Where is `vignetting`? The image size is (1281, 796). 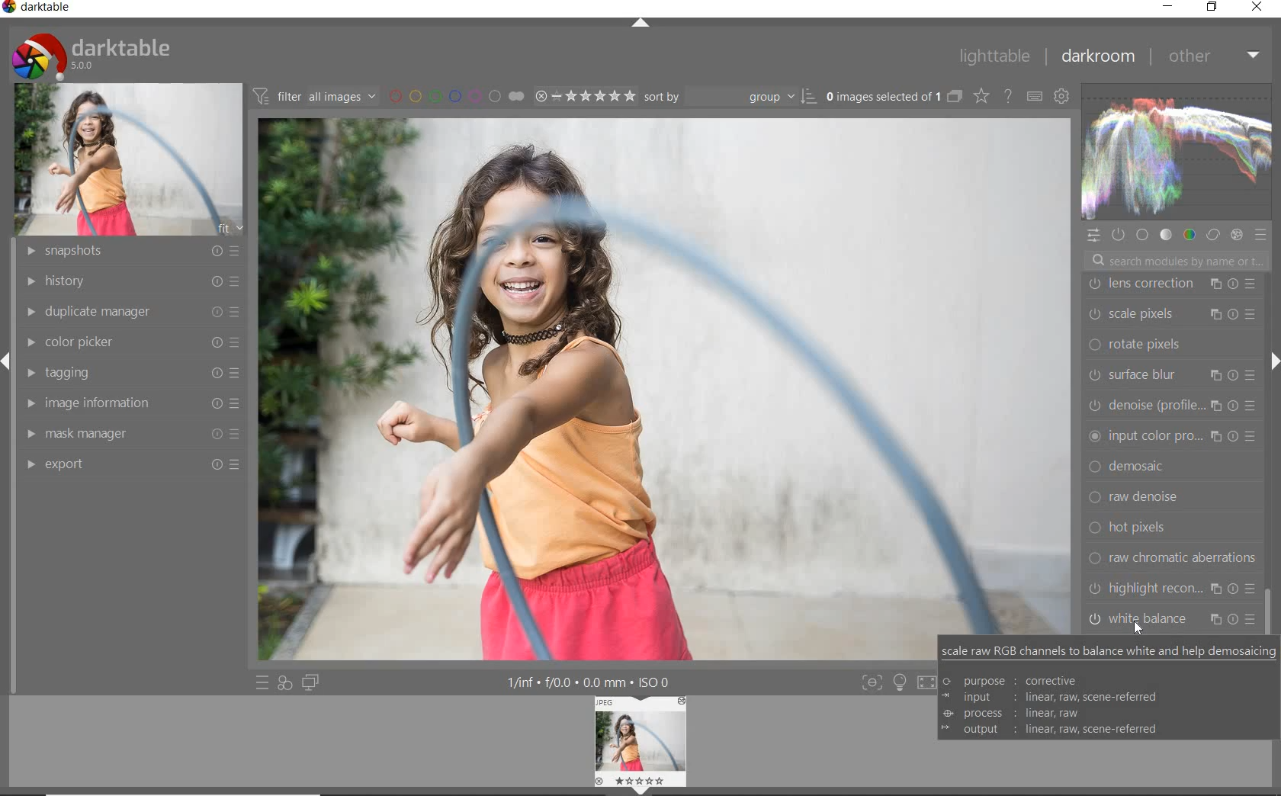
vignetting is located at coordinates (1170, 439).